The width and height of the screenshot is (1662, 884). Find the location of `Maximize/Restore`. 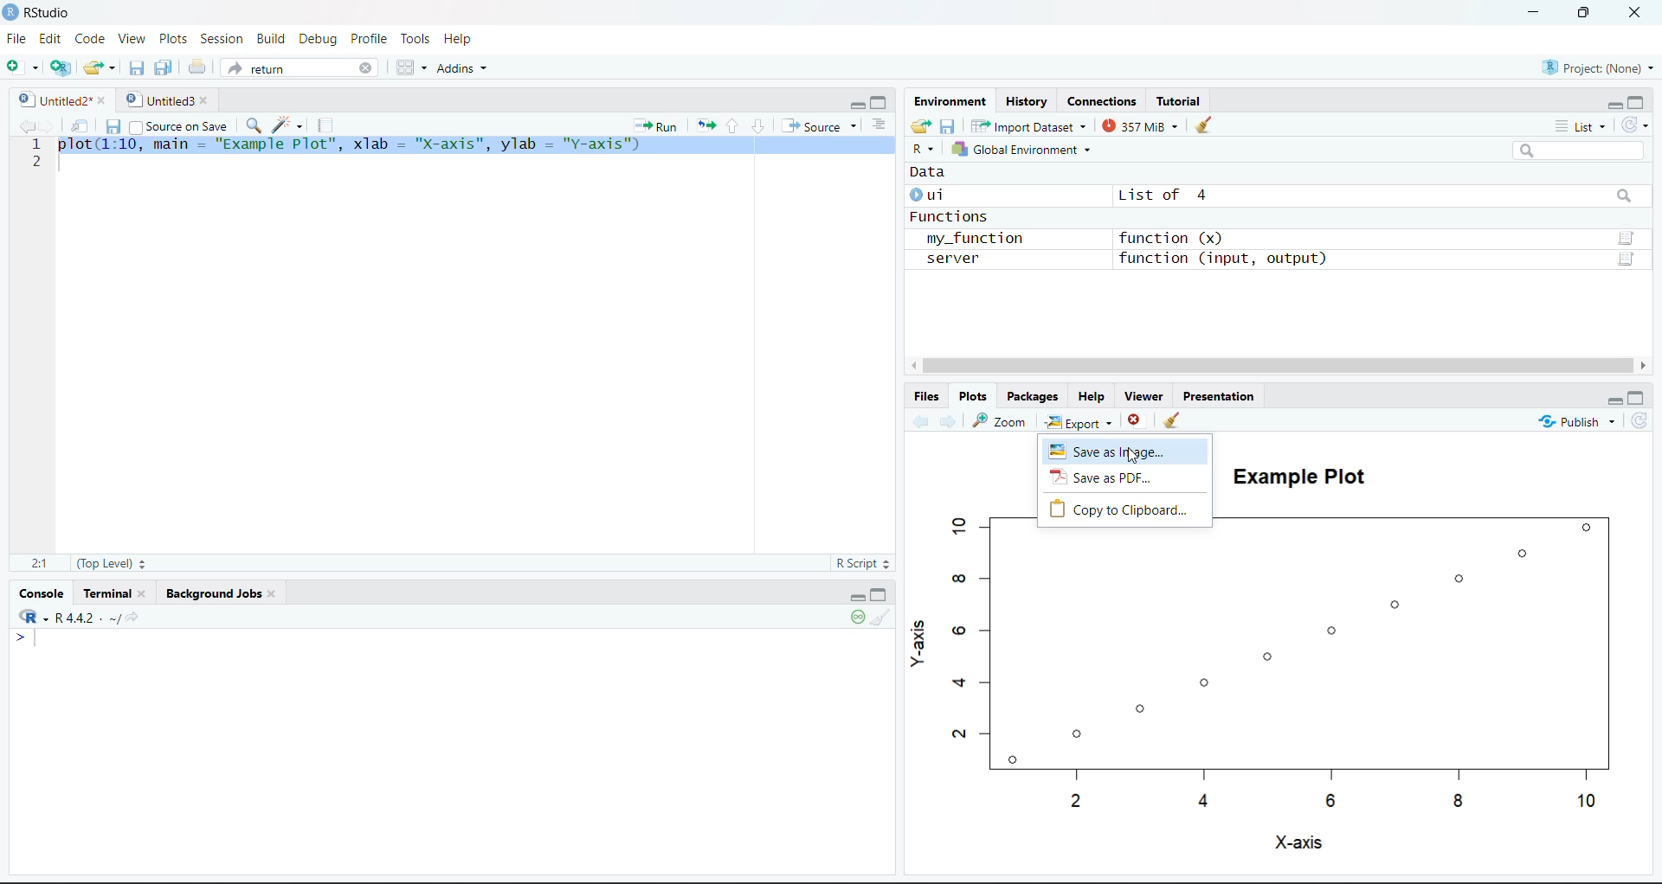

Maximize/Restore is located at coordinates (1637, 101).